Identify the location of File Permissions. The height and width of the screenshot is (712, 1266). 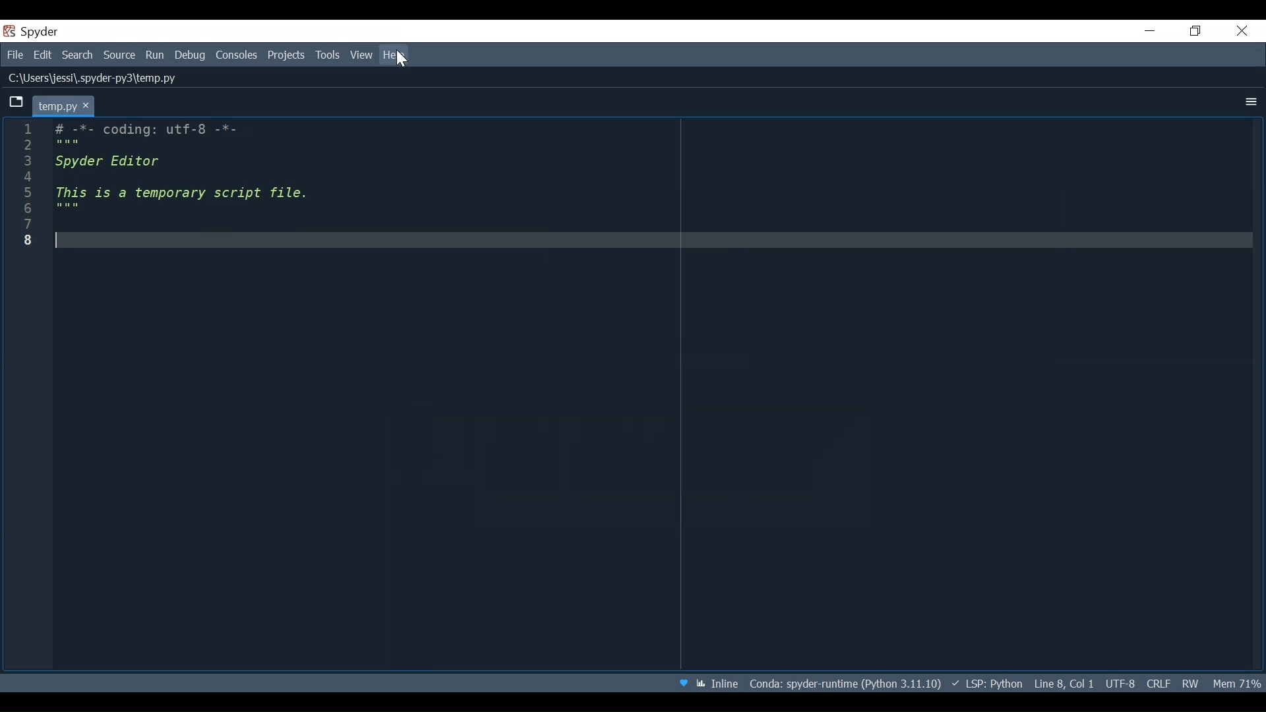
(1190, 685).